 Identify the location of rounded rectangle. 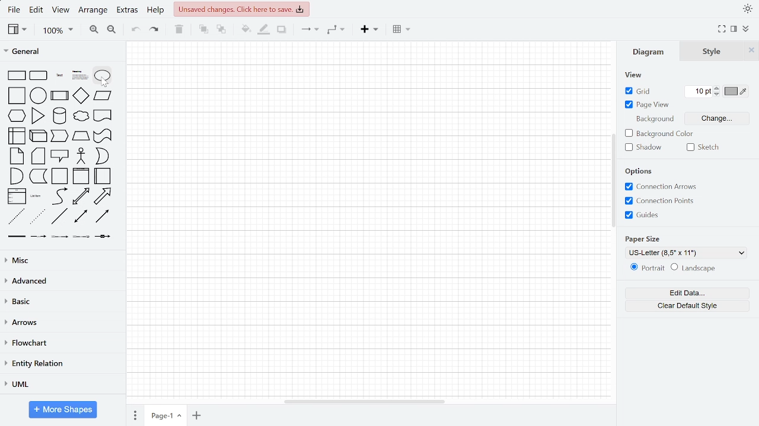
(39, 76).